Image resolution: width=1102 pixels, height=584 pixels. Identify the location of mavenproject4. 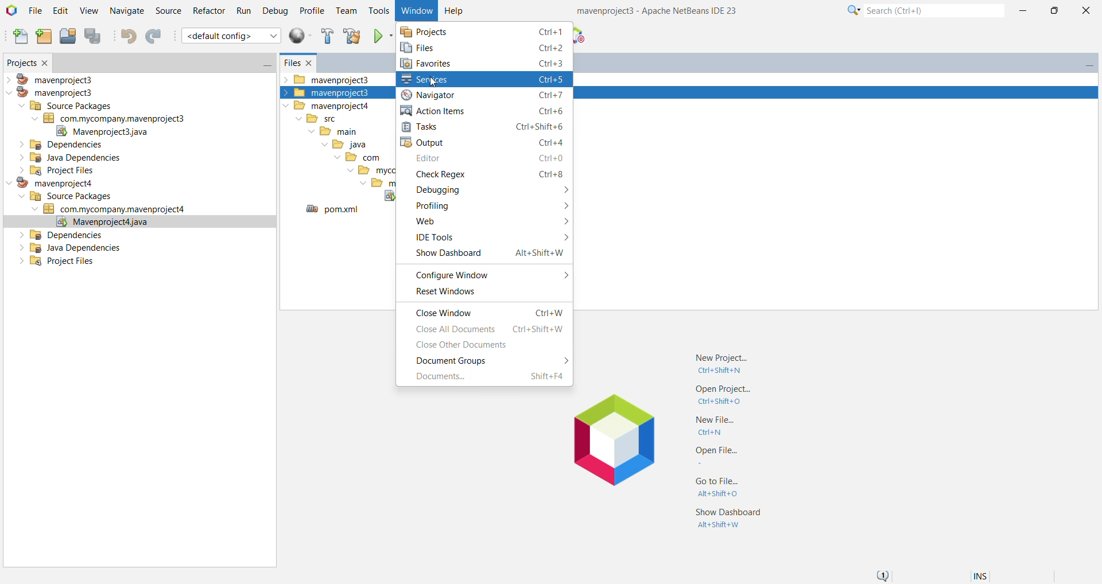
(48, 184).